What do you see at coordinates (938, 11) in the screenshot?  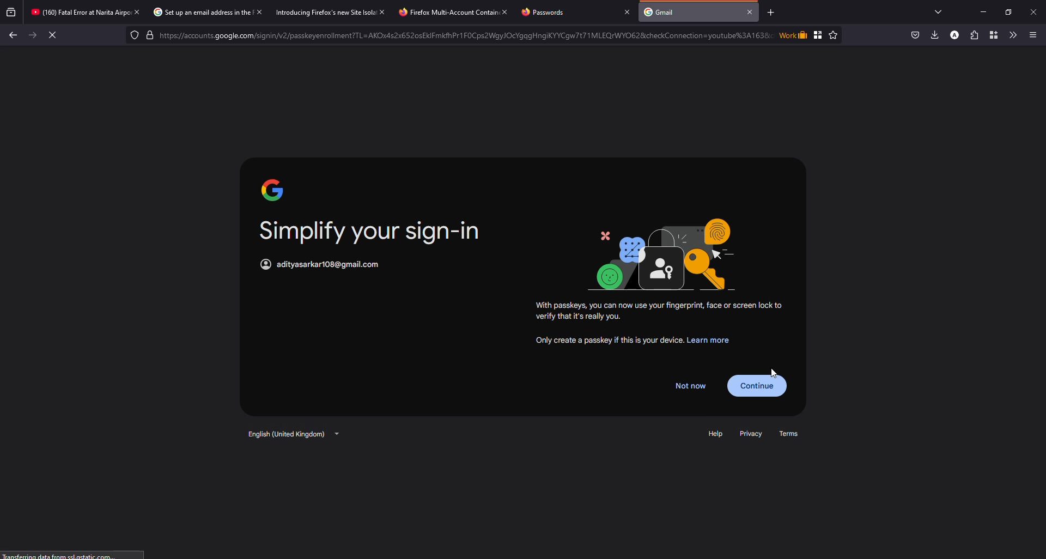 I see `tabs` at bounding box center [938, 11].